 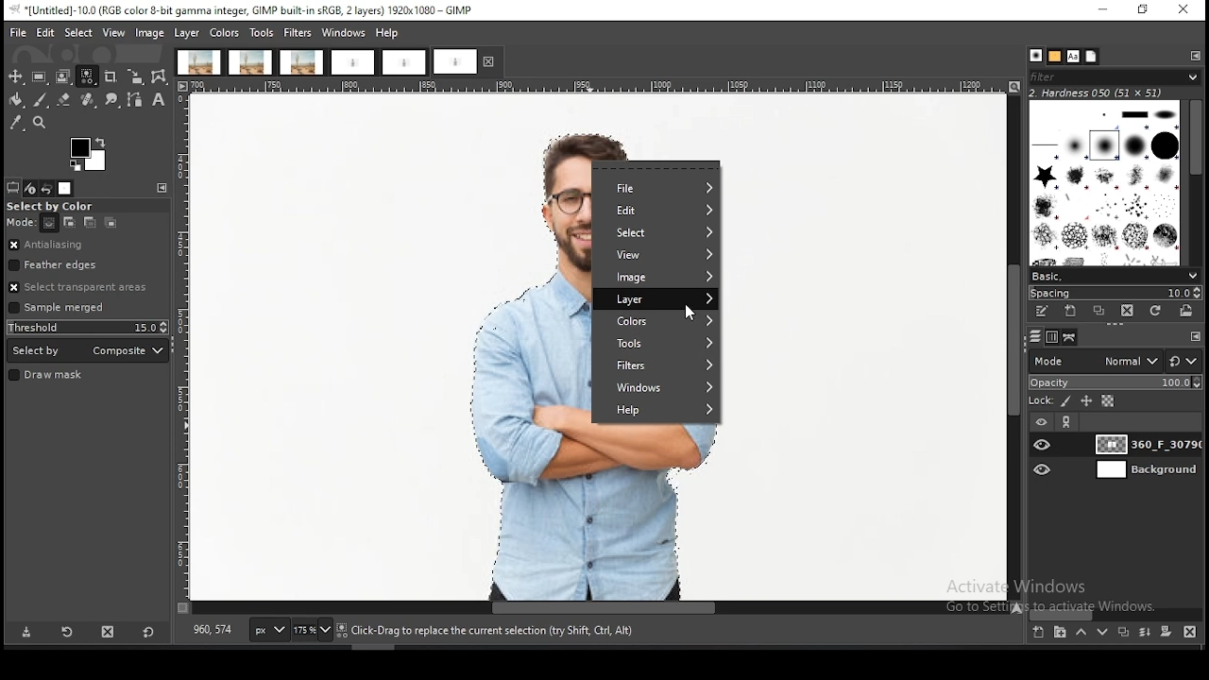 I want to click on lock alpha channel, so click(x=1108, y=401).